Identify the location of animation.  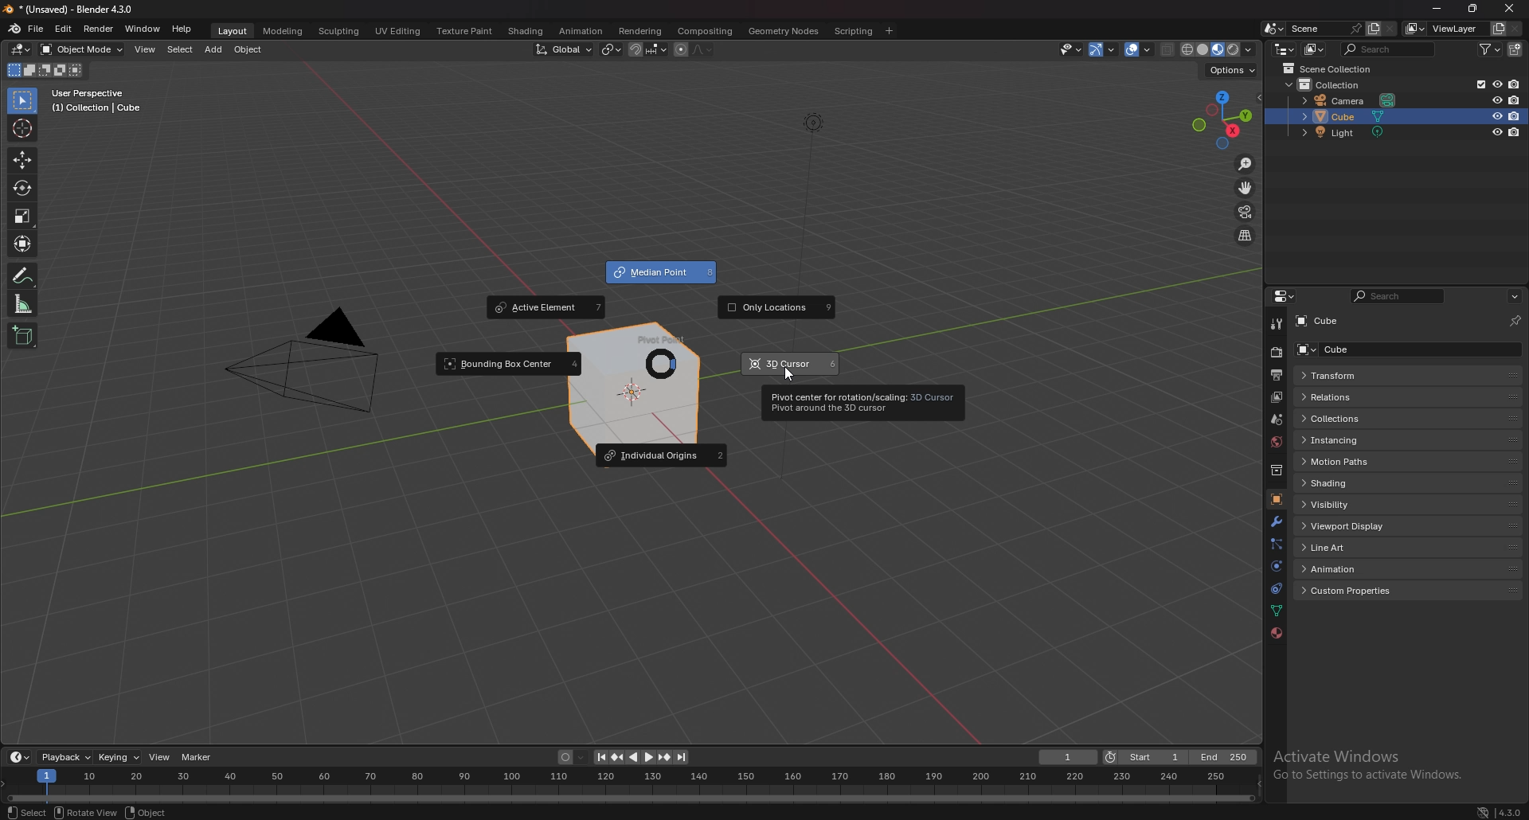
(581, 31).